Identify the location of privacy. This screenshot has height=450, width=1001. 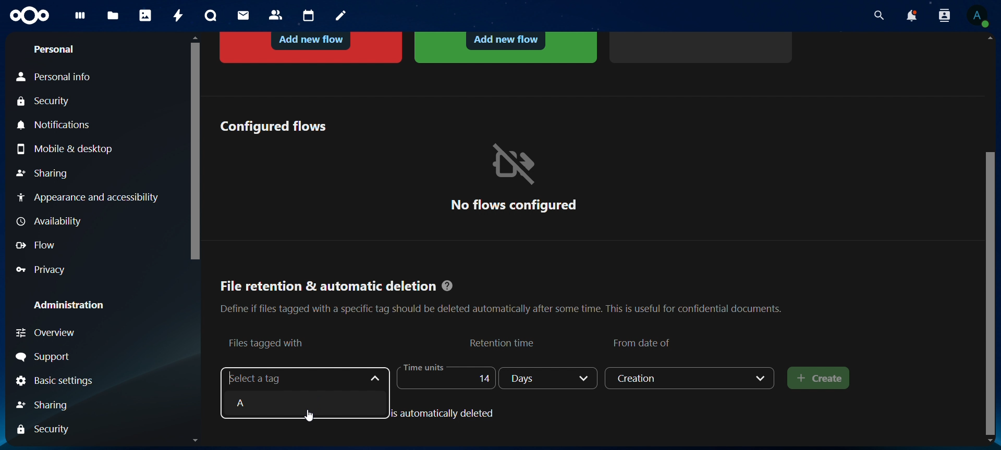
(47, 269).